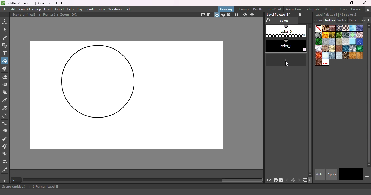 The width and height of the screenshot is (371, 195). I want to click on Control point editor tool, so click(5, 123).